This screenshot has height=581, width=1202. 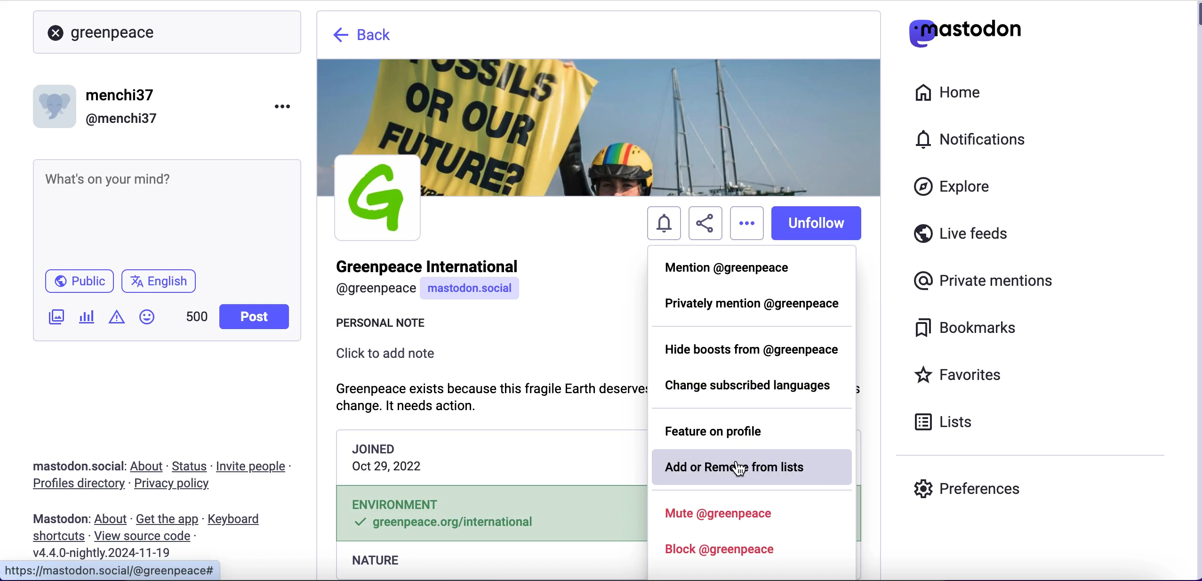 What do you see at coordinates (693, 468) in the screenshot?
I see `add or remove from lists` at bounding box center [693, 468].